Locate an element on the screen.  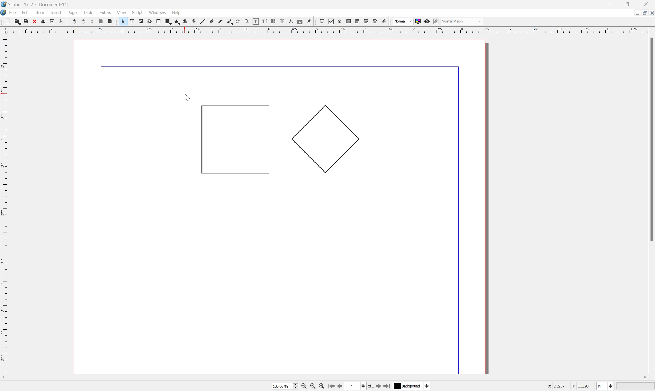
new is located at coordinates (6, 21).